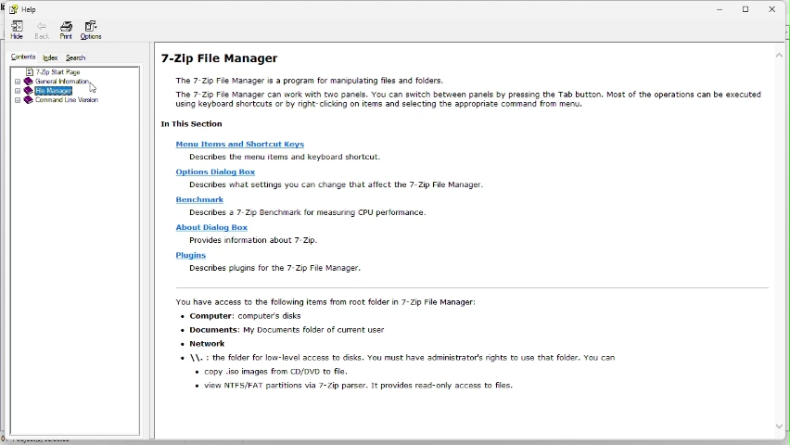 This screenshot has width=790, height=445. Describe the element at coordinates (777, 6) in the screenshot. I see `close` at that location.